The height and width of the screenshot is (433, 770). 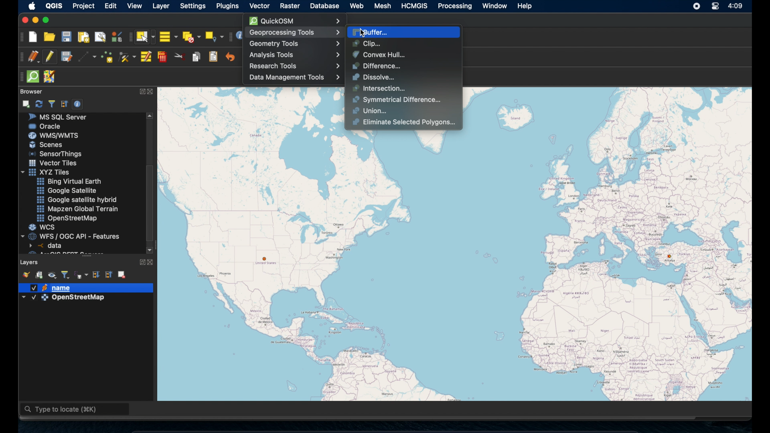 What do you see at coordinates (107, 56) in the screenshot?
I see `add point feature` at bounding box center [107, 56].